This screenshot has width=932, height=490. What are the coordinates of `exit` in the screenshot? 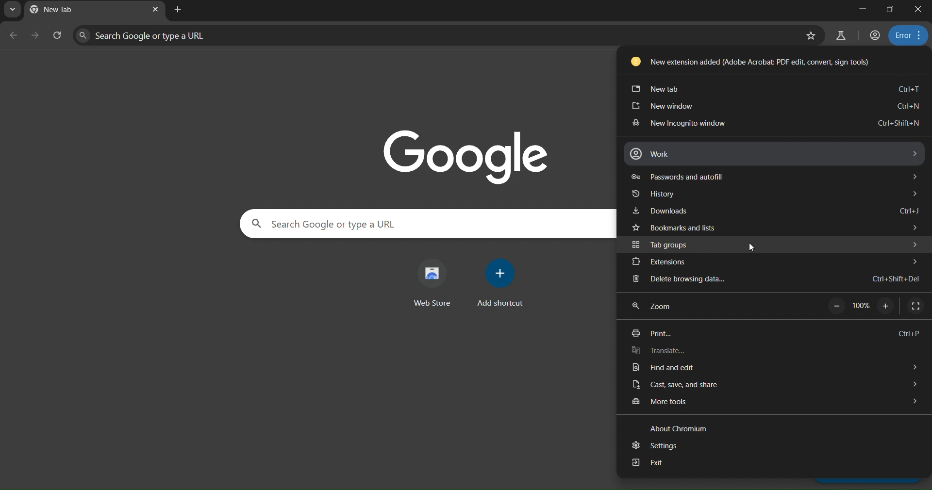 It's located at (773, 464).